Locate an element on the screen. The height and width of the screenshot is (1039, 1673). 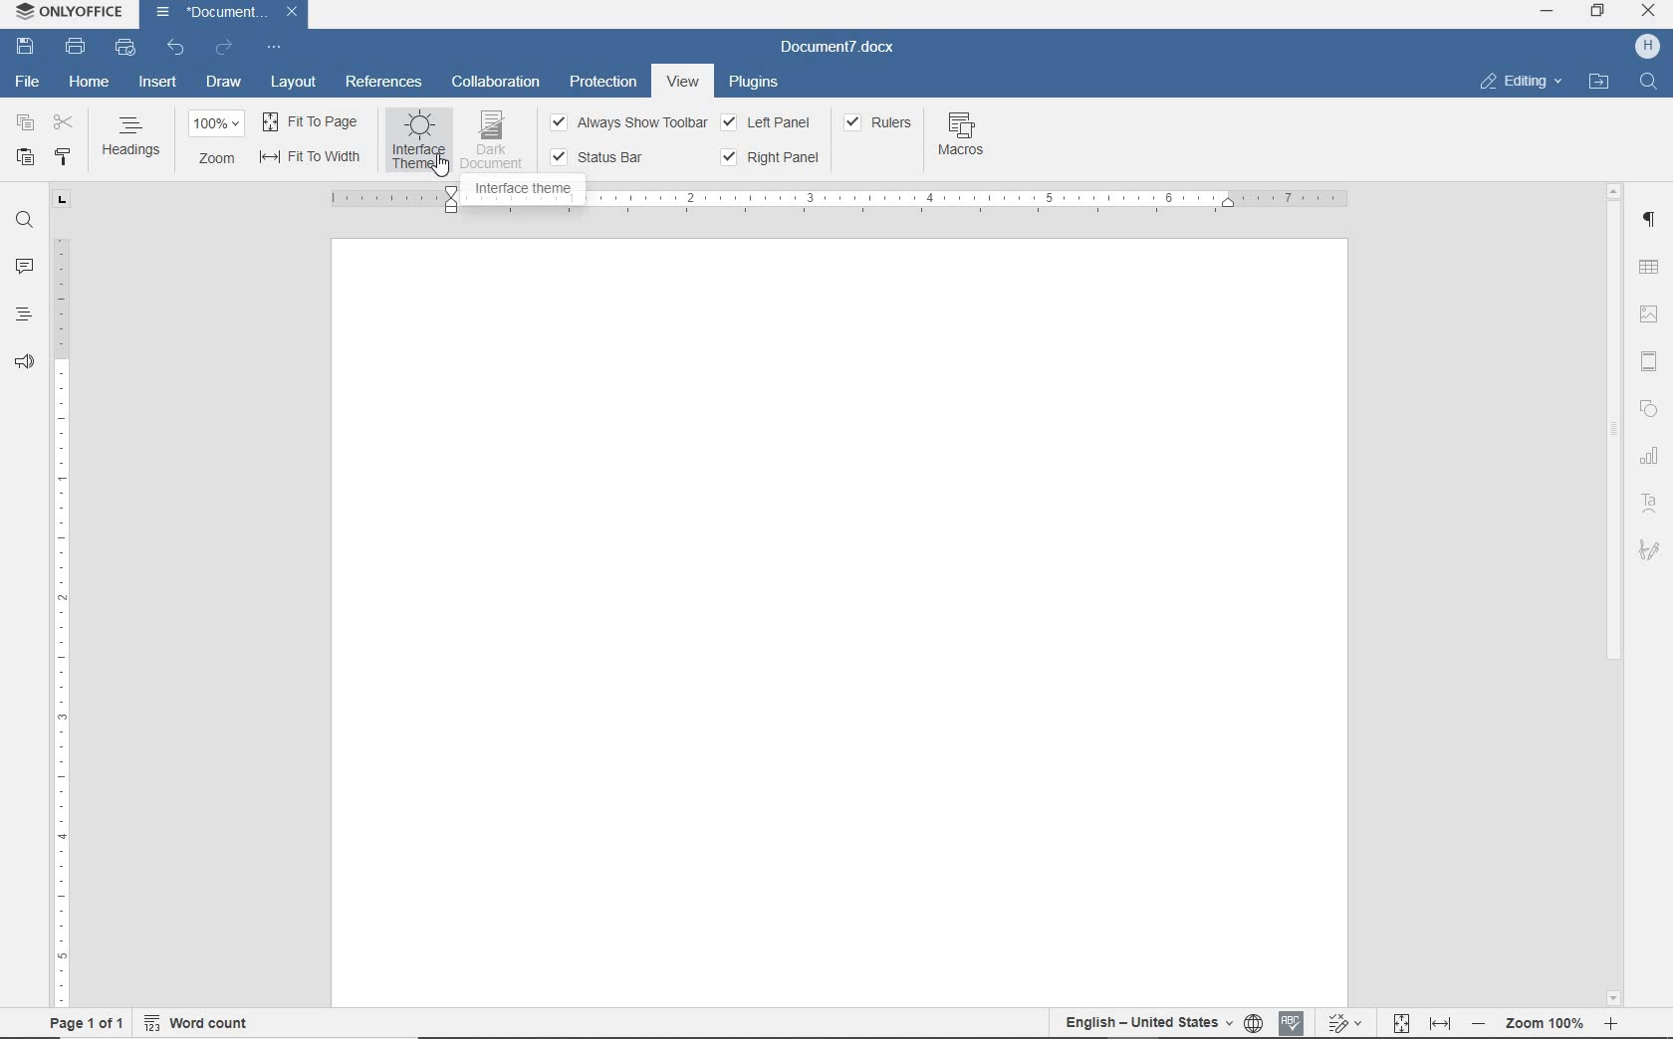
STATUS BBAR is located at coordinates (597, 156).